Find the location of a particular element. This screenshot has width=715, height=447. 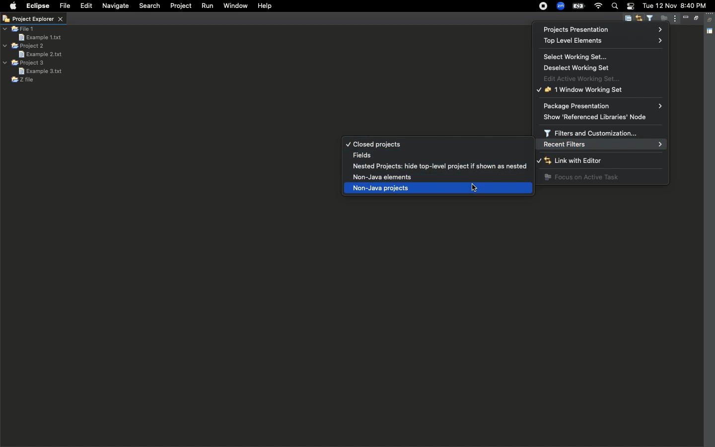

Project 3 is located at coordinates (25, 63).